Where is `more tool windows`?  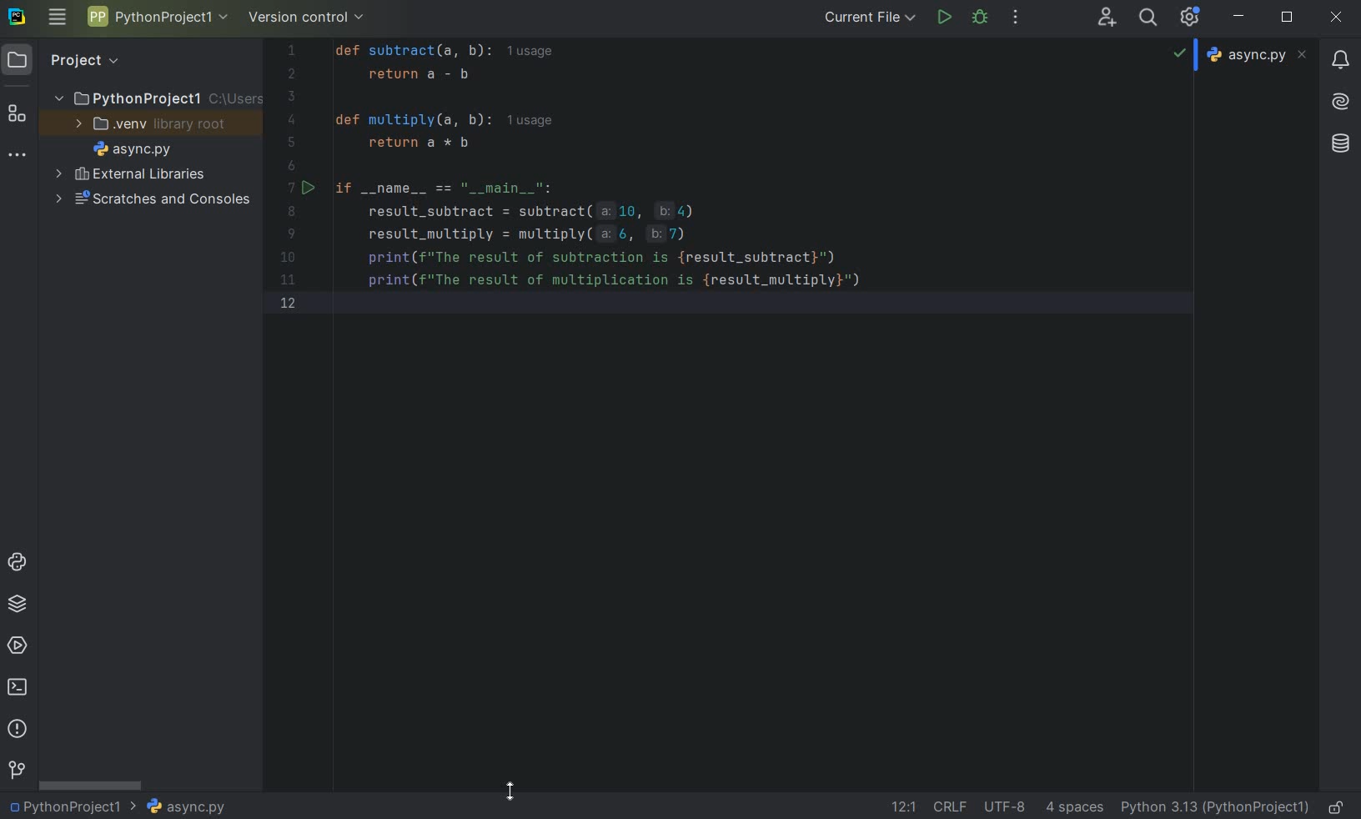 more tool windows is located at coordinates (18, 158).